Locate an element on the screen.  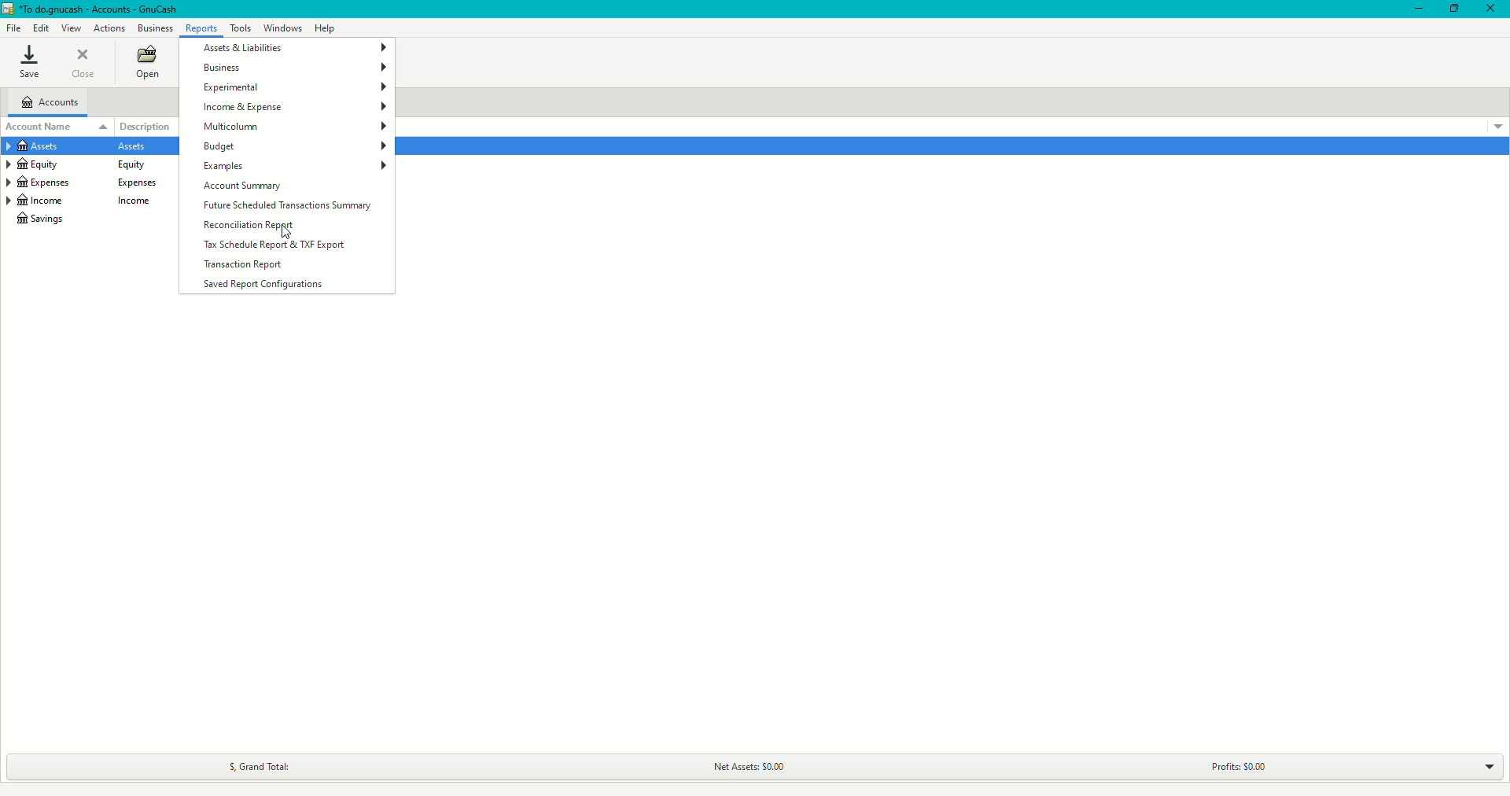
Income is located at coordinates (90, 201).